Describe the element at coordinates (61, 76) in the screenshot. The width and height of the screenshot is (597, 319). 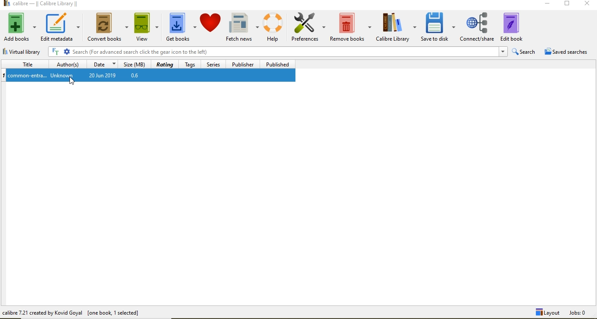
I see `Unknown` at that location.